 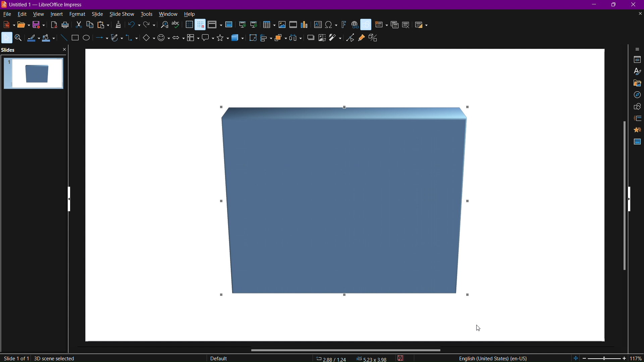 What do you see at coordinates (636, 96) in the screenshot?
I see `Navigator` at bounding box center [636, 96].